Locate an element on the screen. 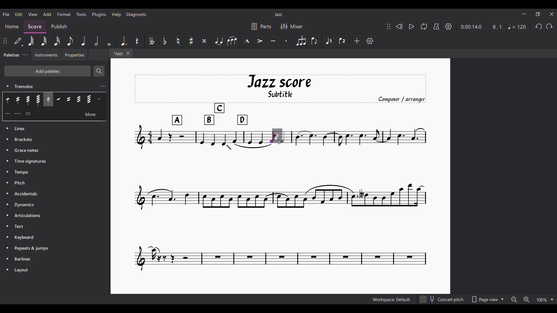 This screenshot has height=313, width=557. Customize settings is located at coordinates (370, 41).